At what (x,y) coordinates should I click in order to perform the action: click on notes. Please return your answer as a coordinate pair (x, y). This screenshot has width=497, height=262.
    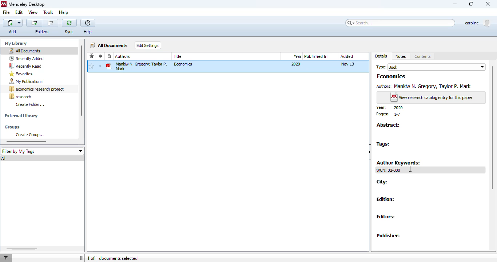
    Looking at the image, I should click on (401, 56).